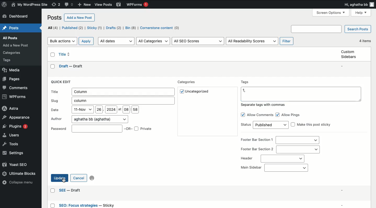 This screenshot has height=208, width=376. What do you see at coordinates (89, 119) in the screenshot?
I see `Author` at bounding box center [89, 119].